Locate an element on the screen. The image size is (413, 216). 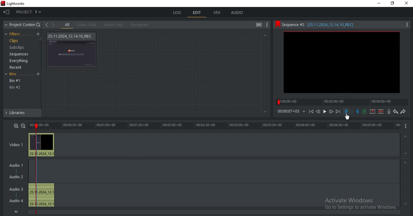
Play is located at coordinates (325, 111).